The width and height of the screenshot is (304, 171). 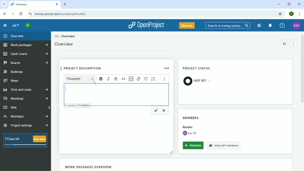 I want to click on Minimize, so click(x=278, y=5).